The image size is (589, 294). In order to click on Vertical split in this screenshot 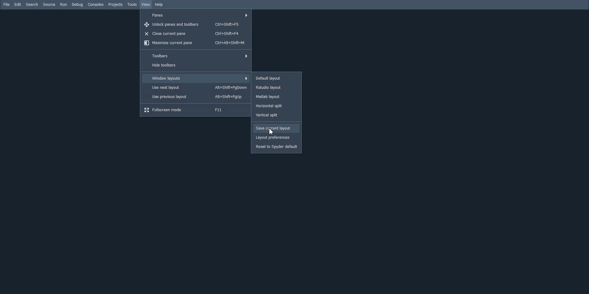, I will do `click(276, 115)`.